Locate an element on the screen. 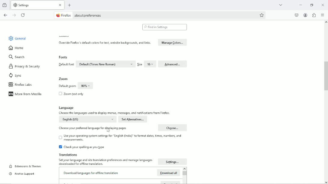 Image resolution: width=328 pixels, height=184 pixels. Fonts is located at coordinates (63, 58).